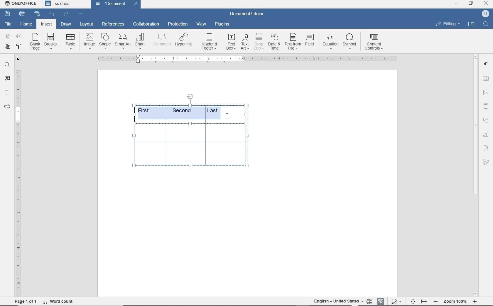 The image size is (493, 306). I want to click on close, so click(136, 4).